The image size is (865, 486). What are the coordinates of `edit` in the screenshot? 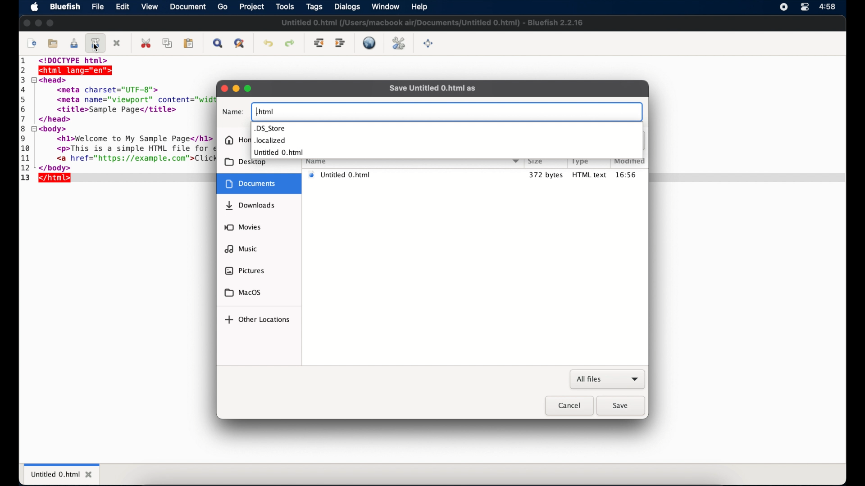 It's located at (123, 6).